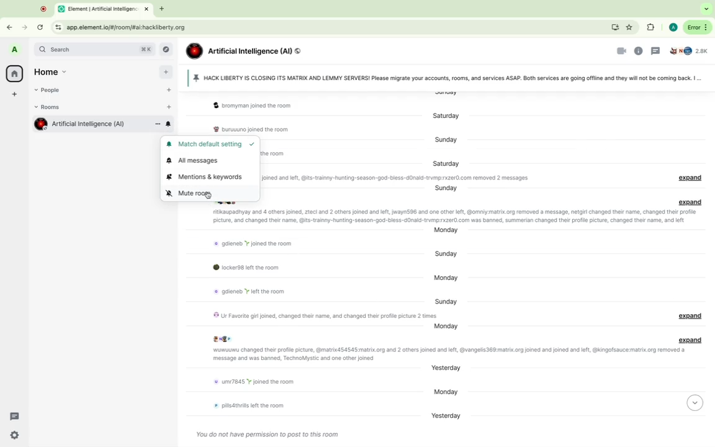  What do you see at coordinates (696, 404) in the screenshot?
I see `Down` at bounding box center [696, 404].